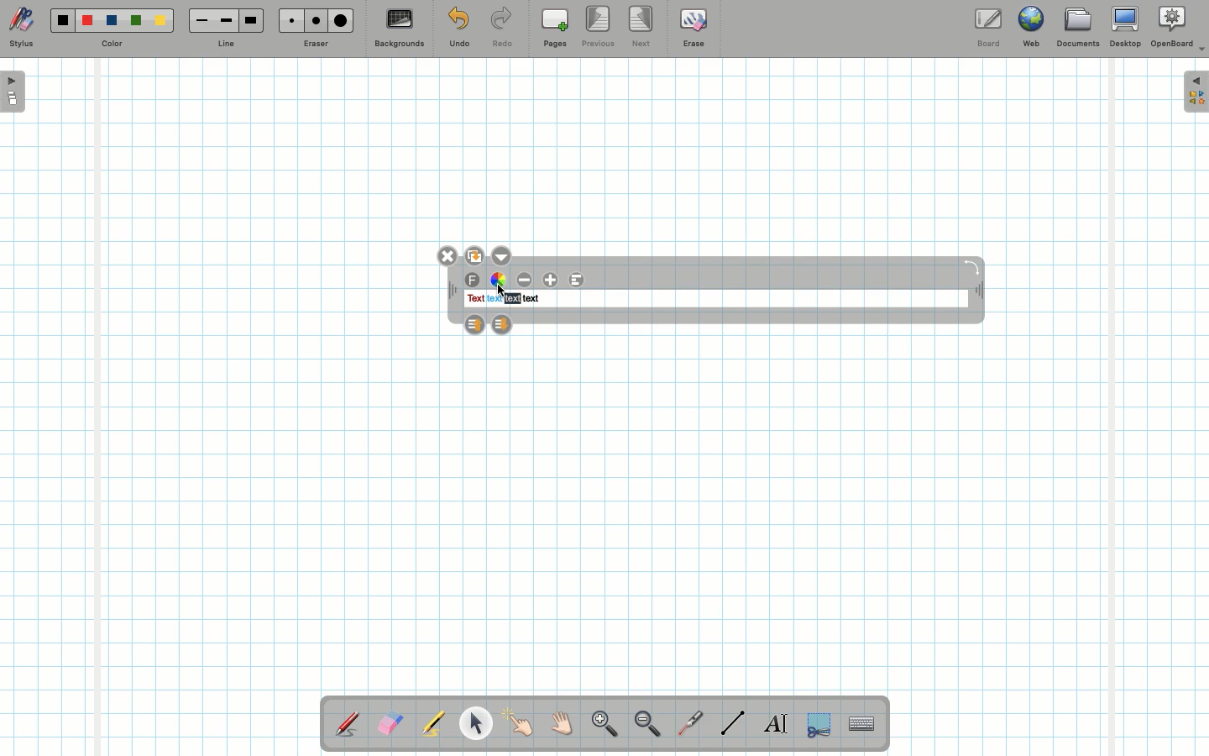  I want to click on Options, so click(505, 255).